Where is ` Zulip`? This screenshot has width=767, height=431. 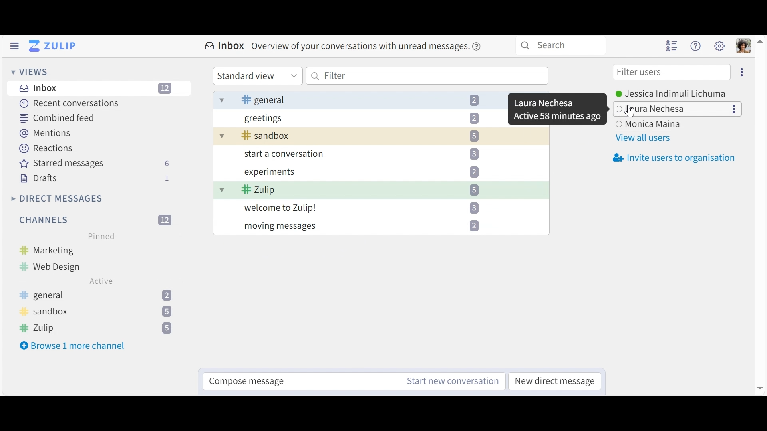  Zulip is located at coordinates (366, 191).